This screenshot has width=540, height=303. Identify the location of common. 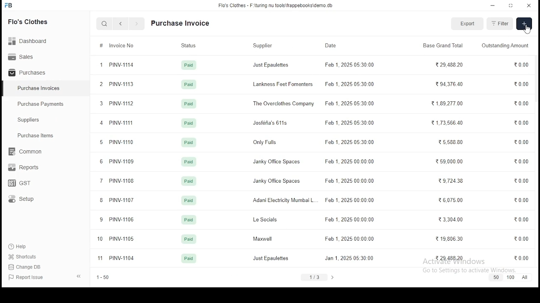
(27, 151).